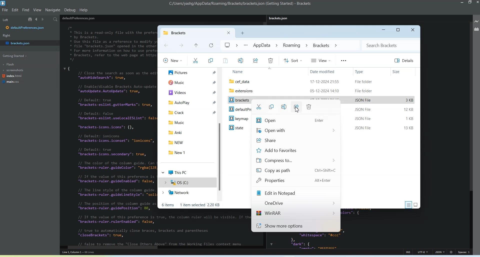 This screenshot has height=257, width=480. What do you see at coordinates (423, 252) in the screenshot?
I see `UTF-8` at bounding box center [423, 252].